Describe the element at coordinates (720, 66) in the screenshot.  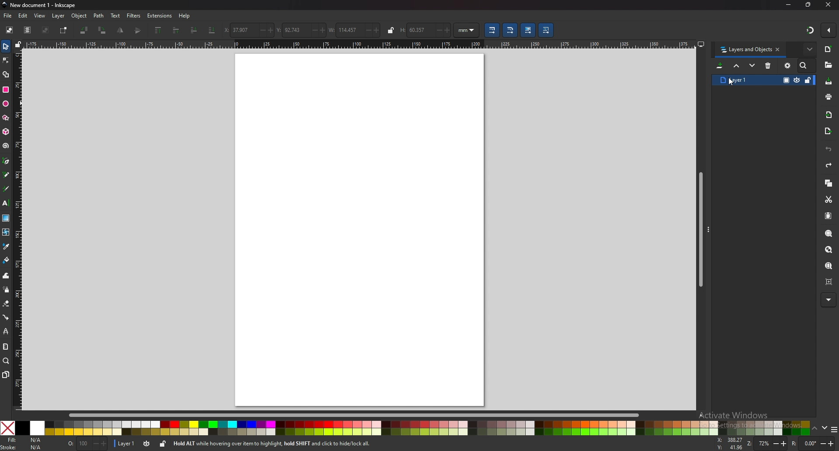
I see `add layer` at that location.